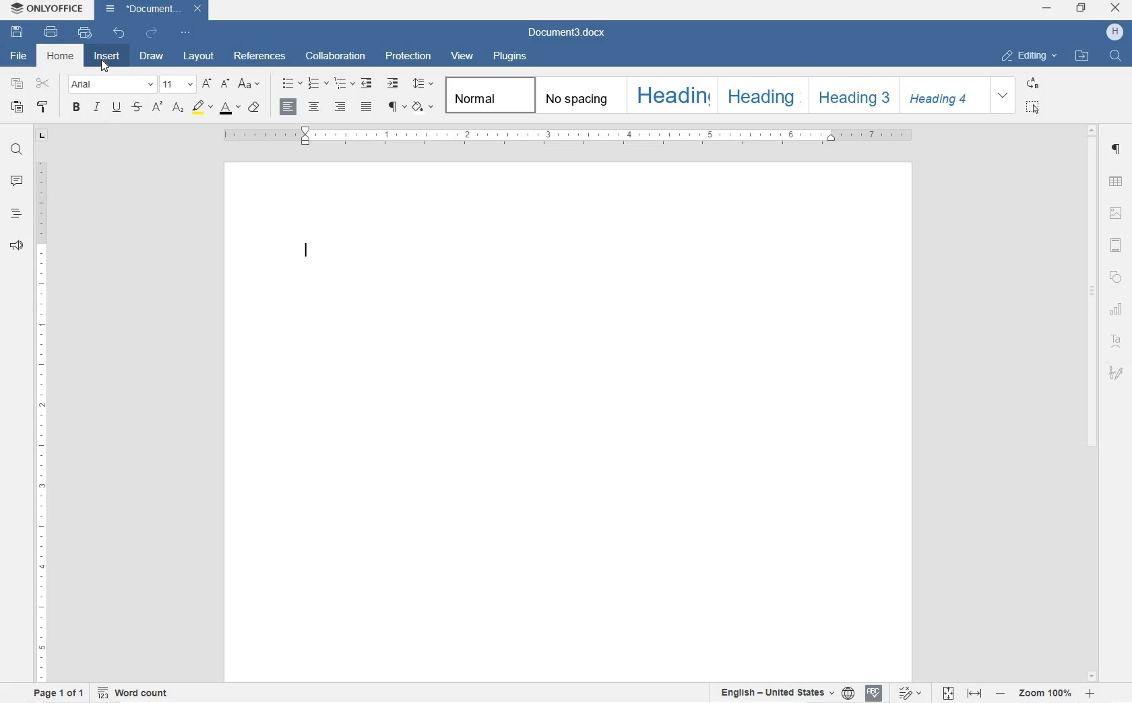 The width and height of the screenshot is (1132, 703). I want to click on COLLABORATION, so click(338, 57).